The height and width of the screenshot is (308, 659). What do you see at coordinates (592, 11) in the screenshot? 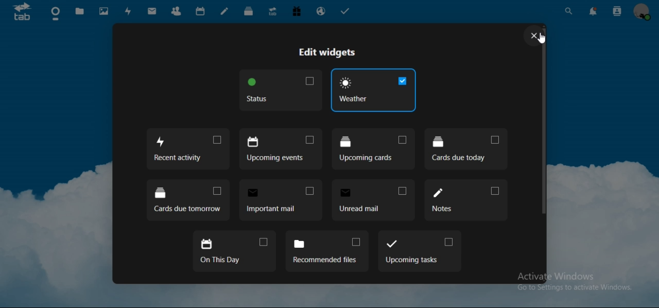
I see `notifications` at bounding box center [592, 11].